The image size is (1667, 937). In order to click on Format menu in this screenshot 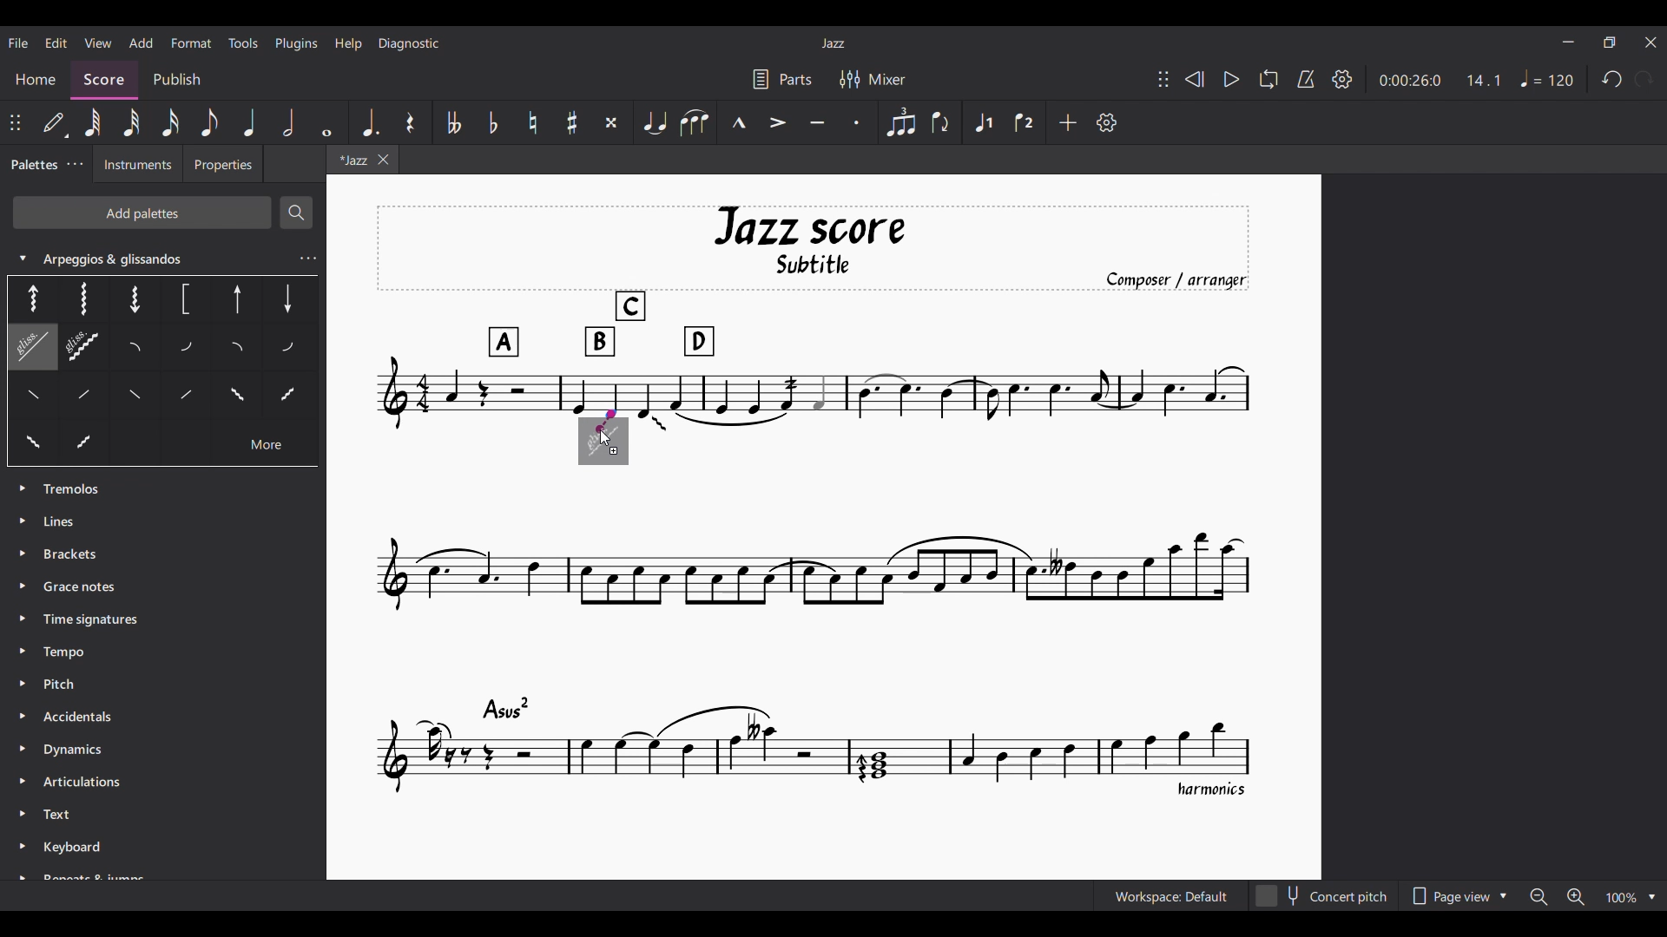, I will do `click(191, 43)`.